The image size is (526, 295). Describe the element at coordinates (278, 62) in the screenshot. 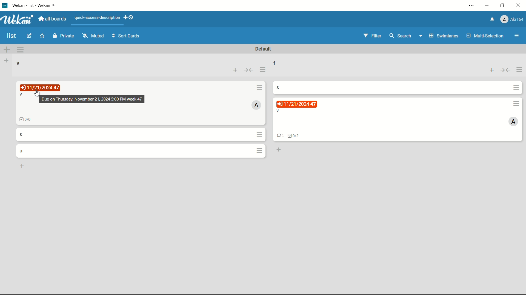

I see `list name` at that location.